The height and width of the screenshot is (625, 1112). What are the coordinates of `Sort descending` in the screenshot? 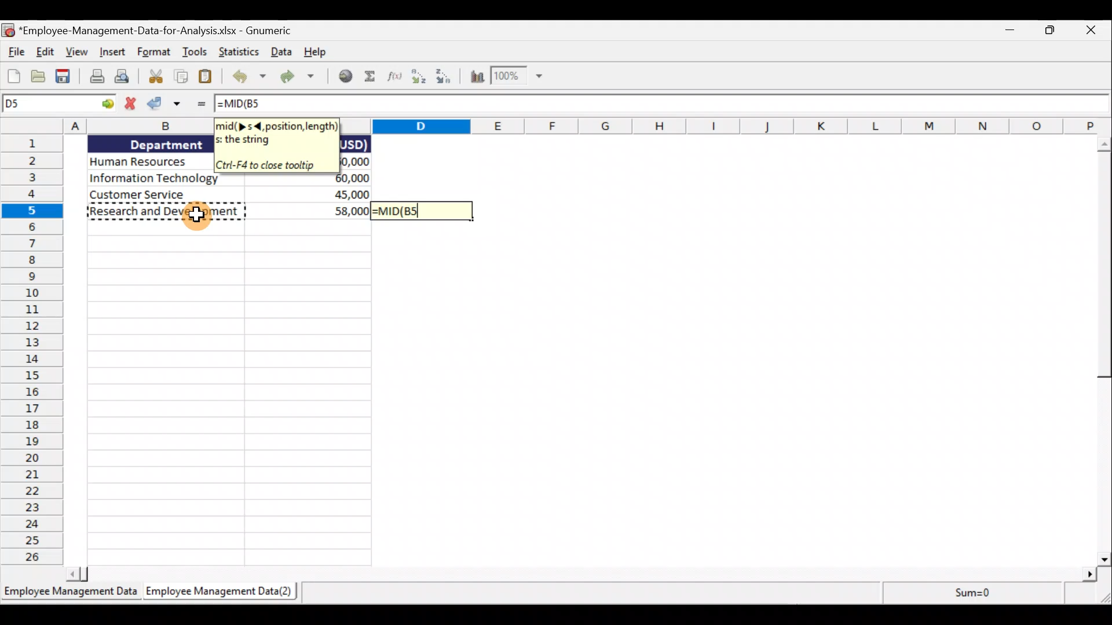 It's located at (449, 79).